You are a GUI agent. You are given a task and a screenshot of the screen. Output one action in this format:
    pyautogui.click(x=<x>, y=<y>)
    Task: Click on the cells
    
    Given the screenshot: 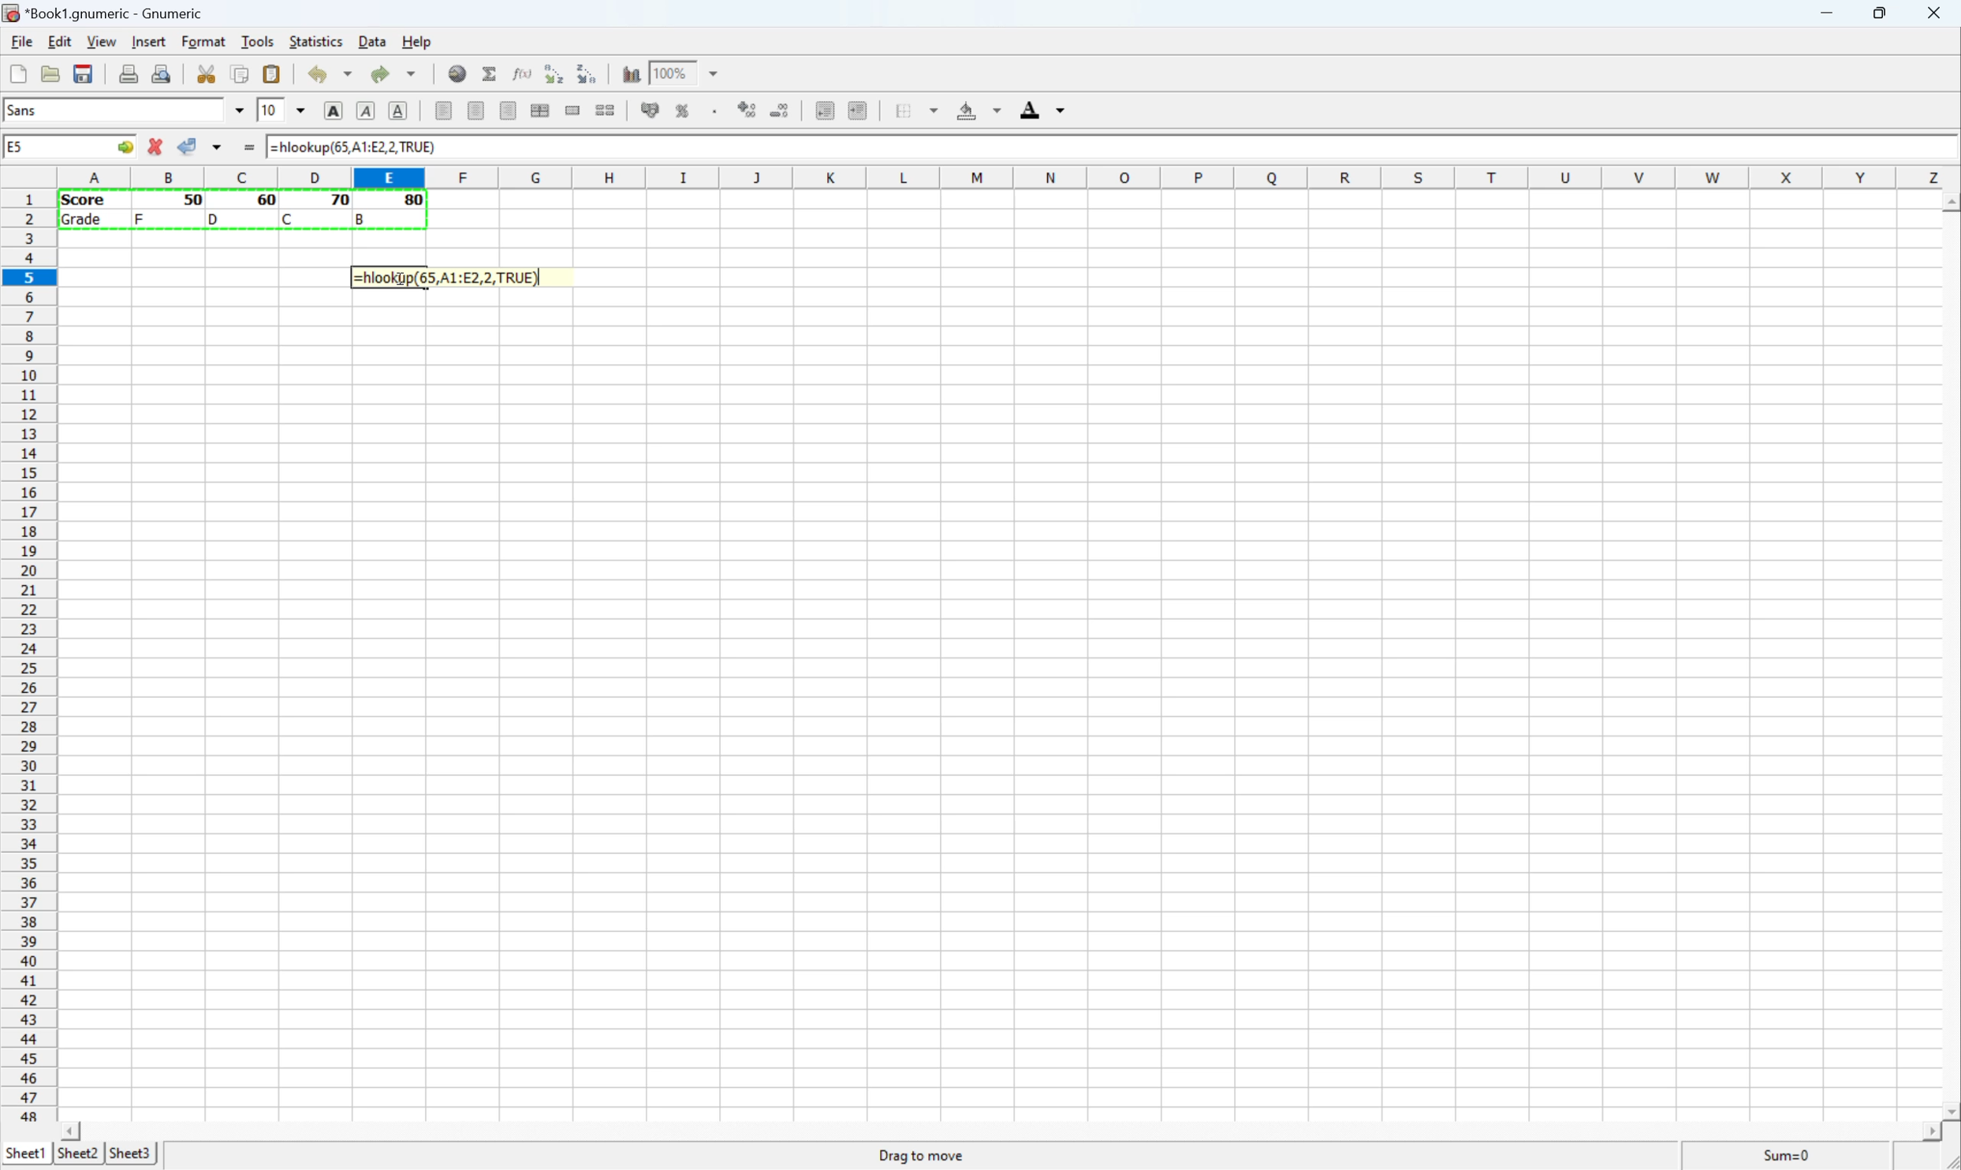 What is the action you would take?
    pyautogui.click(x=245, y=248)
    